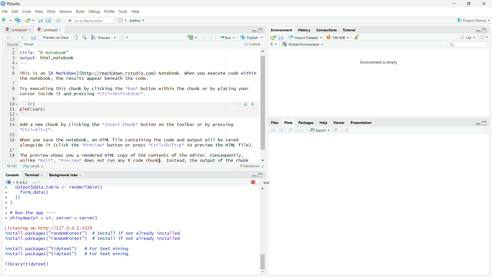 Image resolution: width=492 pixels, height=277 pixels. What do you see at coordinates (52, 12) in the screenshot?
I see `Plots` at bounding box center [52, 12].